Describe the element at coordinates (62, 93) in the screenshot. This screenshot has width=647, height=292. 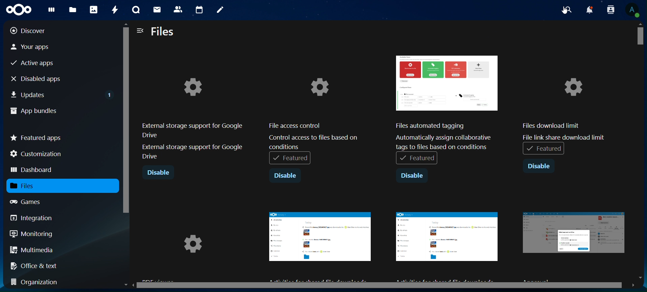
I see `updates` at that location.